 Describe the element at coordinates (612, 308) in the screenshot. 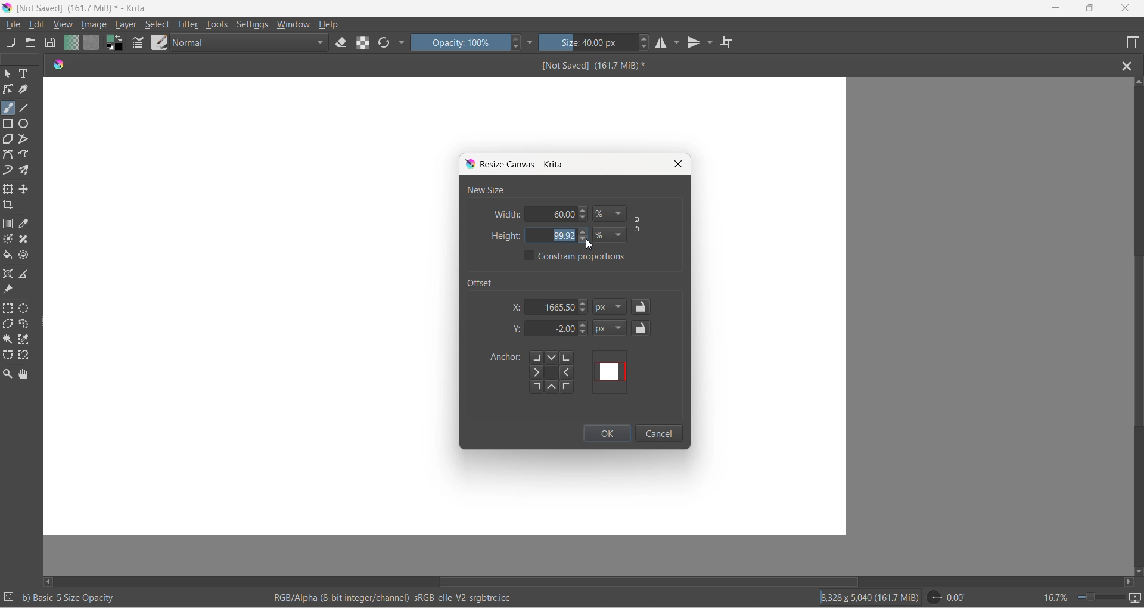

I see `x-axis value type` at that location.